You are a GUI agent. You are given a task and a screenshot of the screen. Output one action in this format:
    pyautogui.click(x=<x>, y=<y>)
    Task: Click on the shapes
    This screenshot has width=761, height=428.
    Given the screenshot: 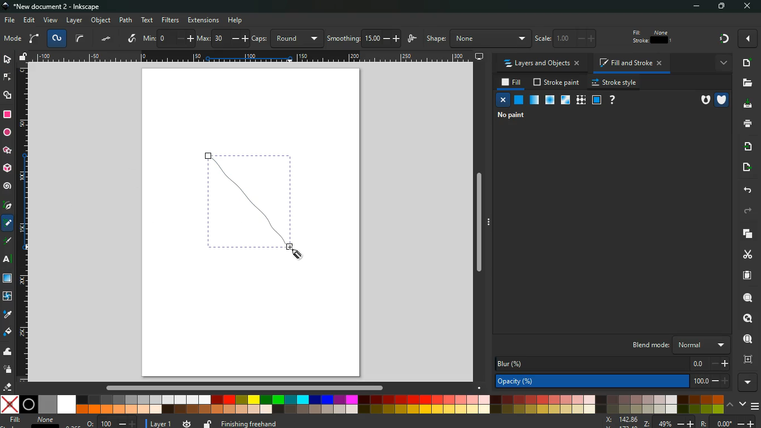 What is the action you would take?
    pyautogui.click(x=8, y=96)
    